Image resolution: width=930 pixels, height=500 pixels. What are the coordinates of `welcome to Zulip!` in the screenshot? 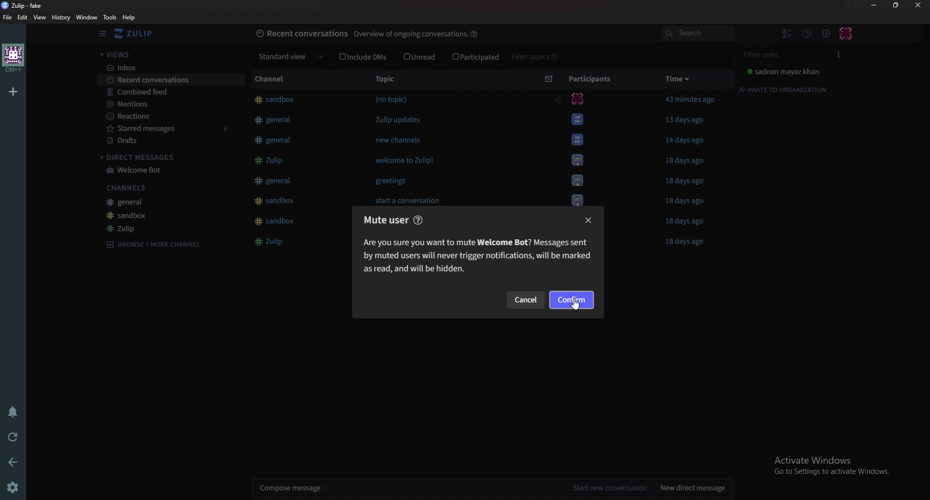 It's located at (411, 162).